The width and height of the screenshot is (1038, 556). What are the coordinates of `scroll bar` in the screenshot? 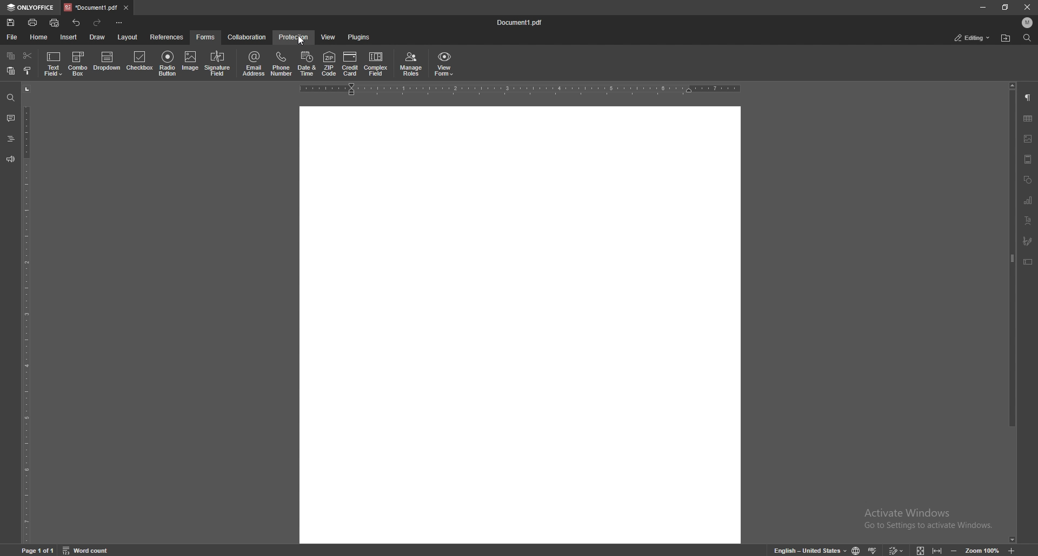 It's located at (1013, 313).